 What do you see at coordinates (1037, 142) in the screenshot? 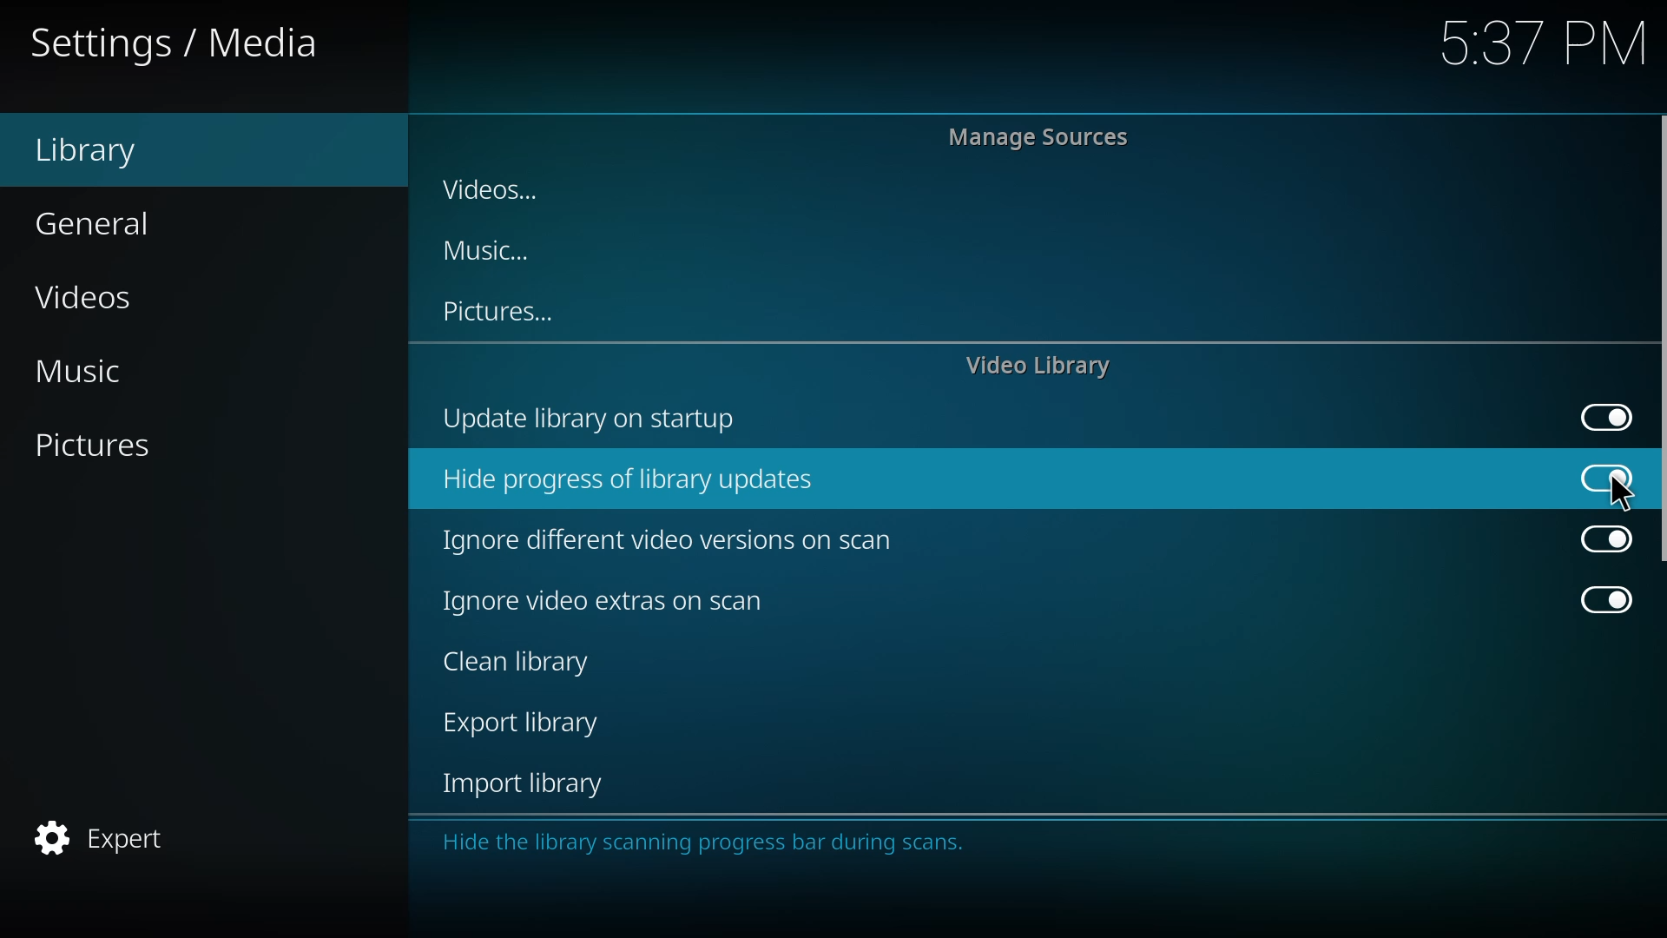
I see `manage sources` at bounding box center [1037, 142].